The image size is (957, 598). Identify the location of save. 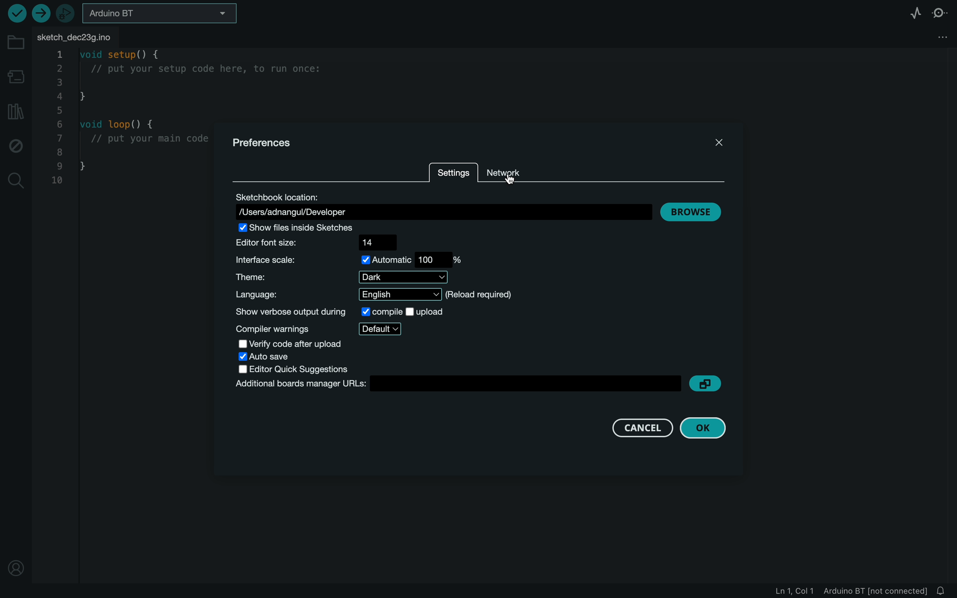
(269, 357).